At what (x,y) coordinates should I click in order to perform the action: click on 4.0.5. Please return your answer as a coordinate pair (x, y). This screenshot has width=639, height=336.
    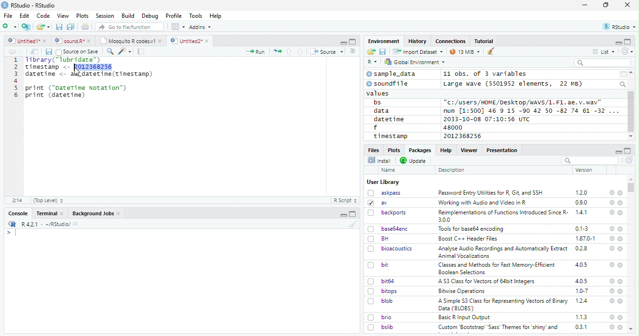
    Looking at the image, I should click on (581, 265).